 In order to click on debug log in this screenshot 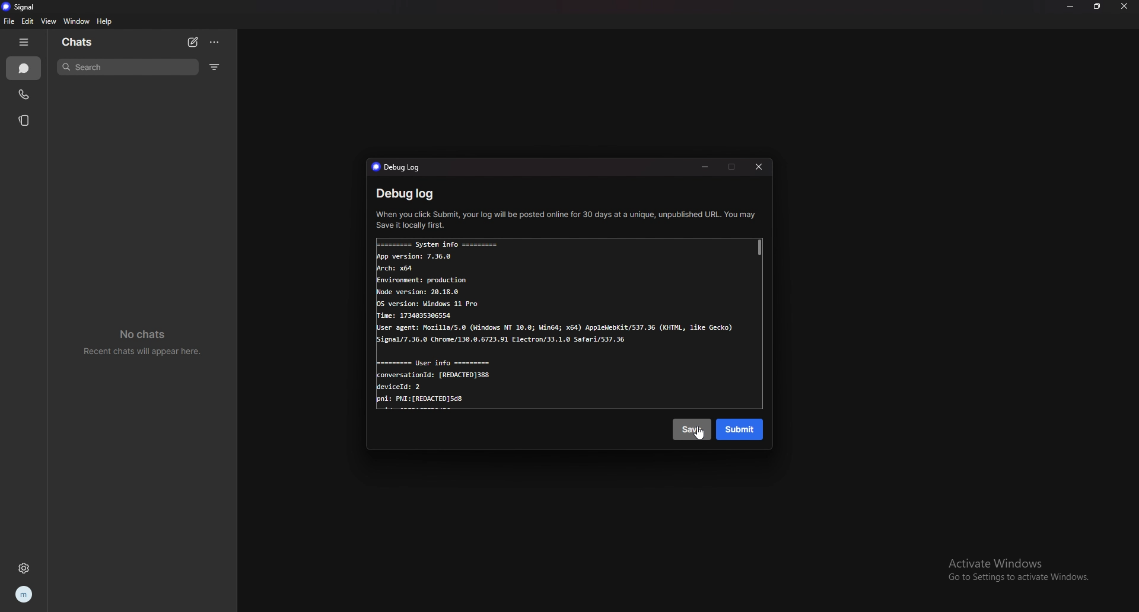, I will do `click(402, 167)`.